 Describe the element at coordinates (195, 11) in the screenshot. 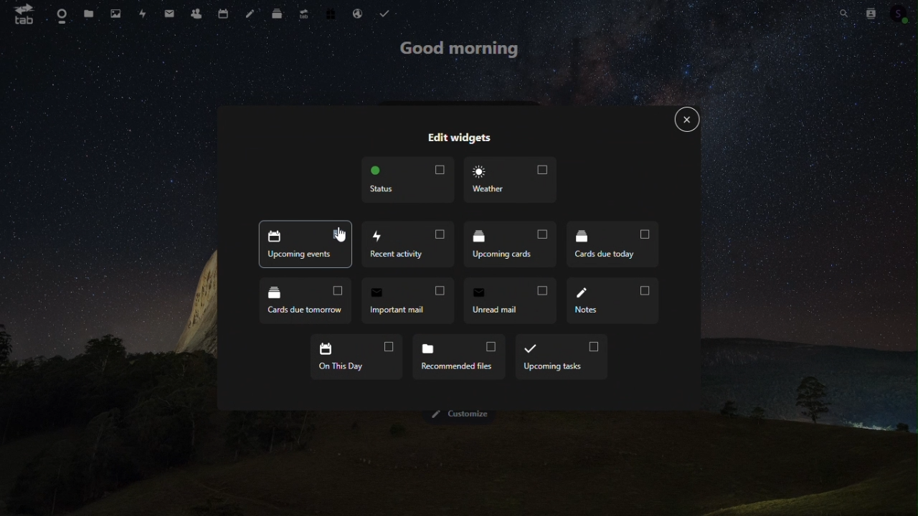

I see `Contacts ` at that location.